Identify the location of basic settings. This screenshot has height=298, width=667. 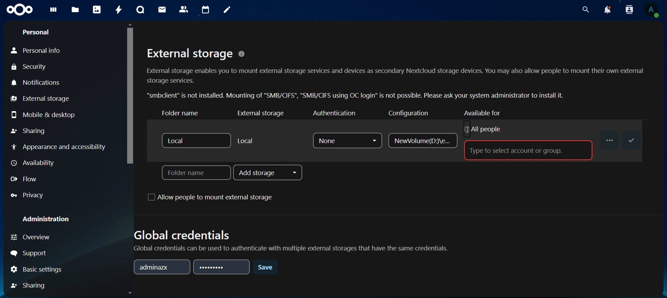
(38, 269).